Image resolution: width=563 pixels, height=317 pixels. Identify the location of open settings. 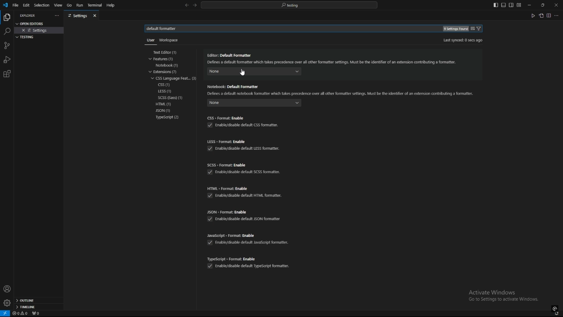
(33, 23).